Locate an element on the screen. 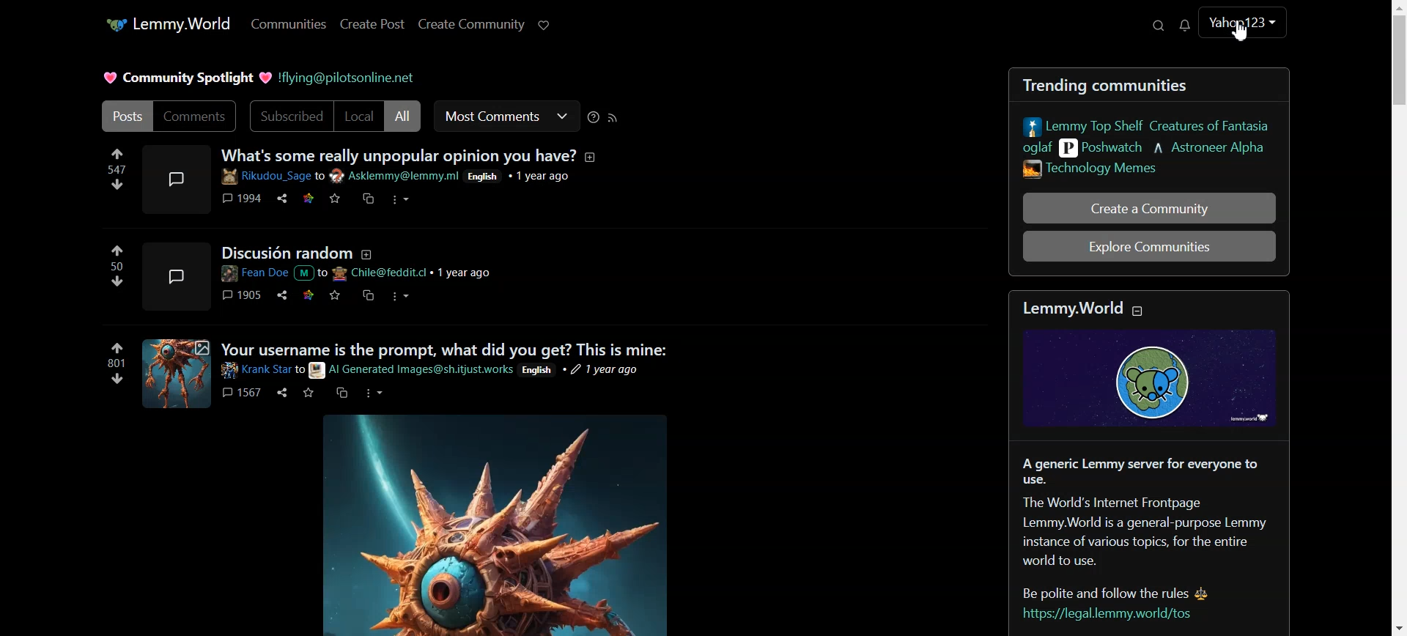  Your username is this prompt is located at coordinates (400, 375).